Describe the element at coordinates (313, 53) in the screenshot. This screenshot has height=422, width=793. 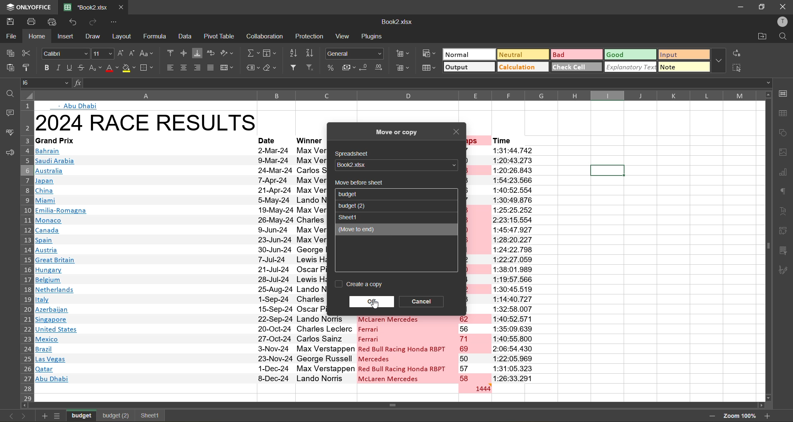
I see `sort descending` at that location.